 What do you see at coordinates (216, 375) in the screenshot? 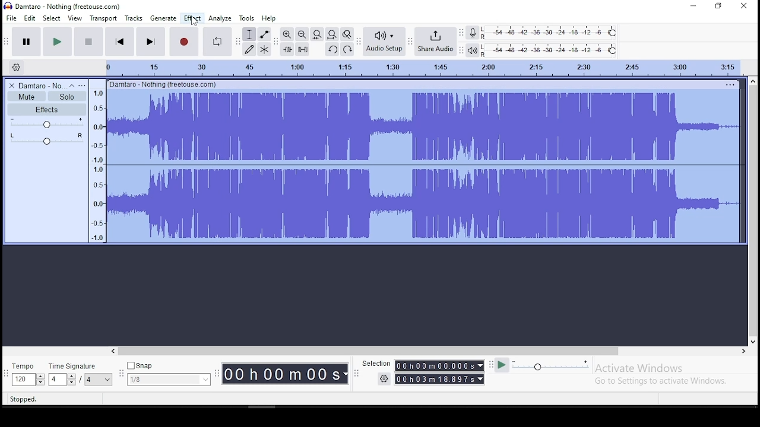
I see `` at bounding box center [216, 375].